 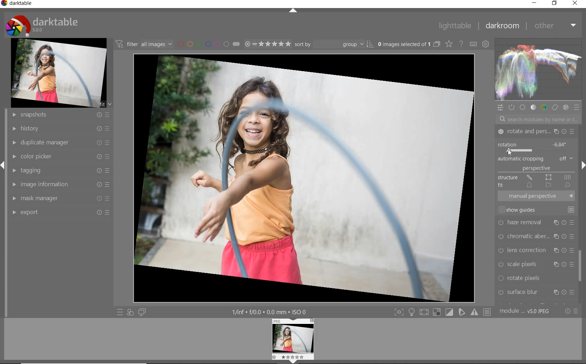 What do you see at coordinates (266, 44) in the screenshot?
I see `selected image range rating` at bounding box center [266, 44].